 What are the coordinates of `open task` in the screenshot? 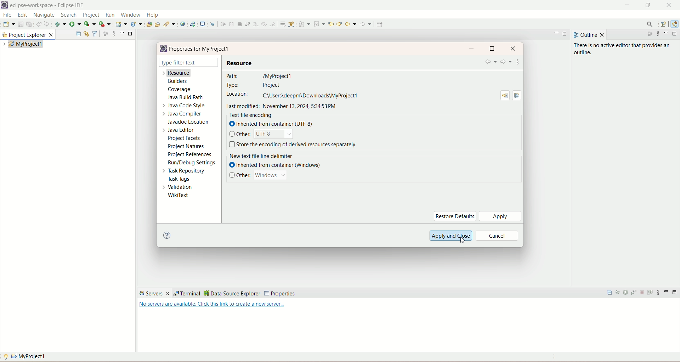 It's located at (158, 24).